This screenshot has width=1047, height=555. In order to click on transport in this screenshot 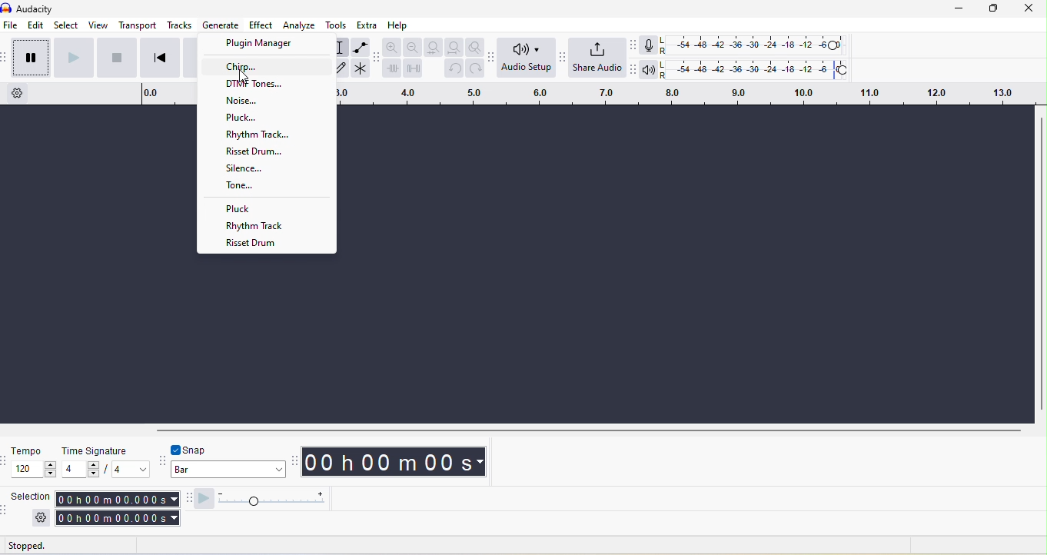, I will do `click(139, 26)`.